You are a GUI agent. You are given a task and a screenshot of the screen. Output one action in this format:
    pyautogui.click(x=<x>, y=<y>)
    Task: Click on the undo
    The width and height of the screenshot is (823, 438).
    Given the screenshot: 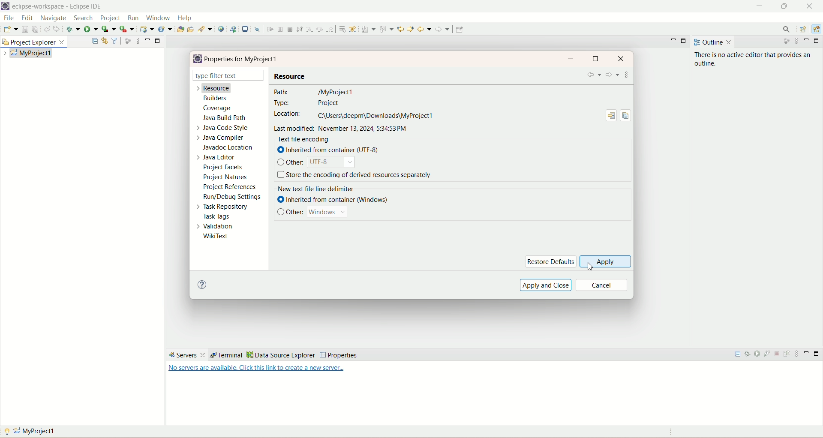 What is the action you would take?
    pyautogui.click(x=47, y=28)
    